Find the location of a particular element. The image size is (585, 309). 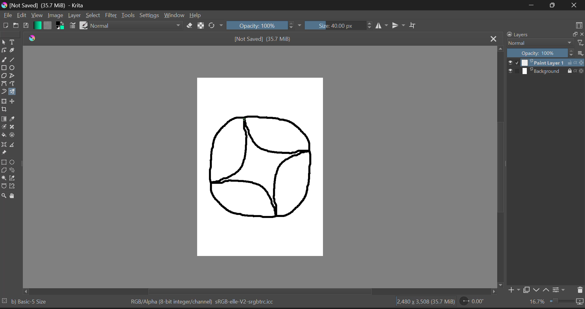

Magnetic Curve Selection is located at coordinates (12, 186).